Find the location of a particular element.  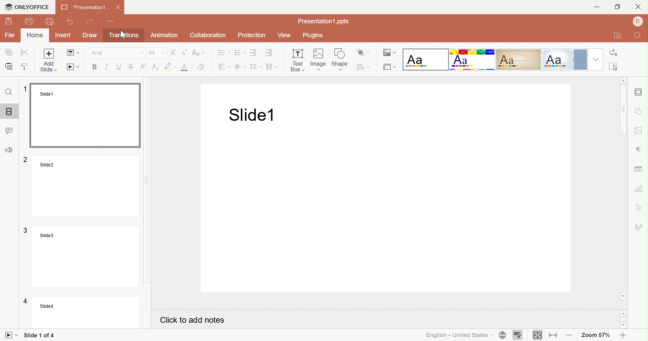

Fit to width is located at coordinates (552, 335).